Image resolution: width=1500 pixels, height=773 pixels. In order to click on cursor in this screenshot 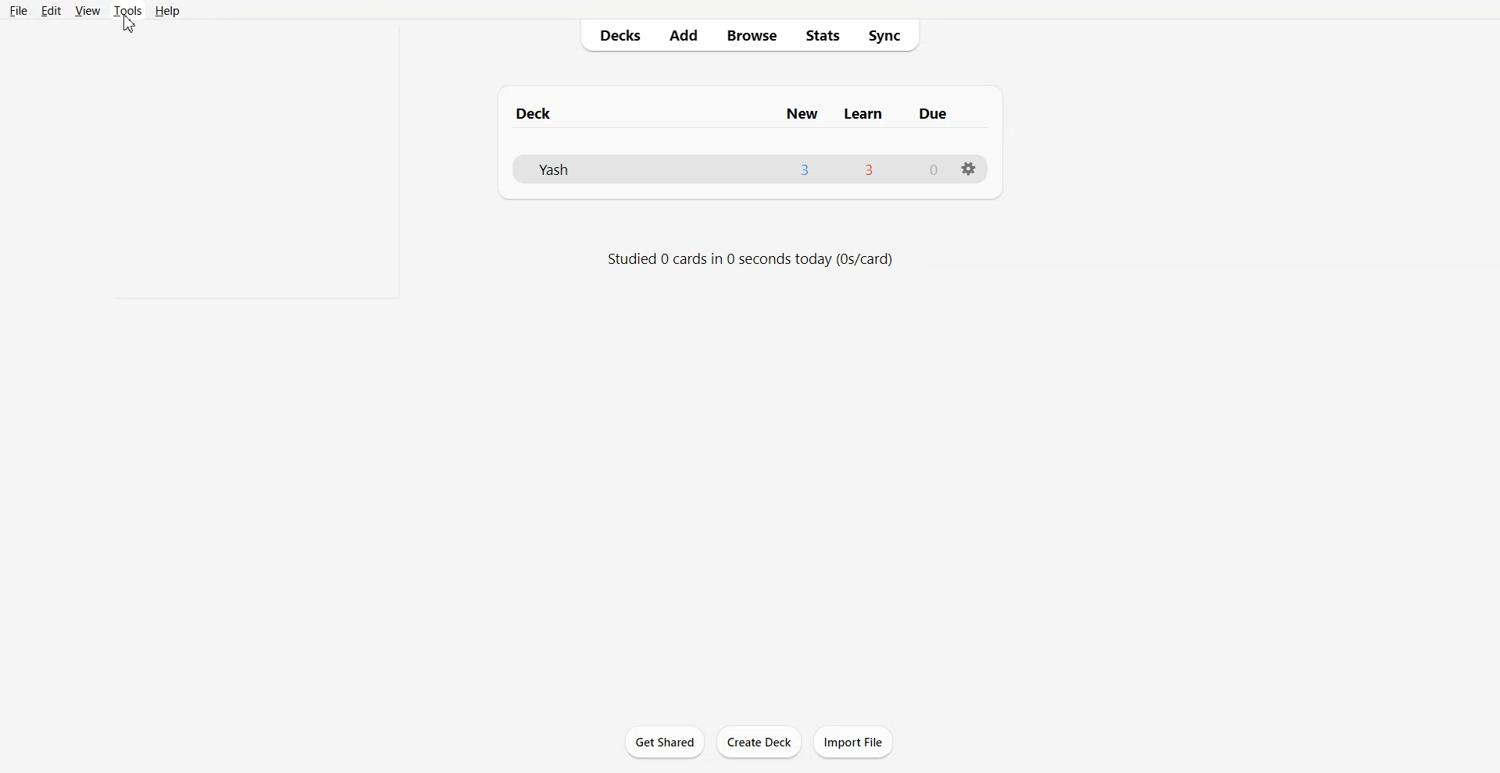, I will do `click(129, 23)`.